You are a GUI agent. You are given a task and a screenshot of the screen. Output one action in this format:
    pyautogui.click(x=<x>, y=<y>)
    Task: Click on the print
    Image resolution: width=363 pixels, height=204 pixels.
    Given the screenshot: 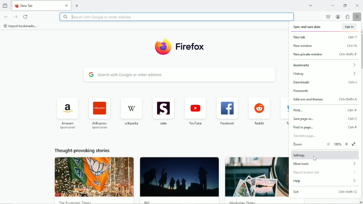 What is the action you would take?
    pyautogui.click(x=326, y=111)
    